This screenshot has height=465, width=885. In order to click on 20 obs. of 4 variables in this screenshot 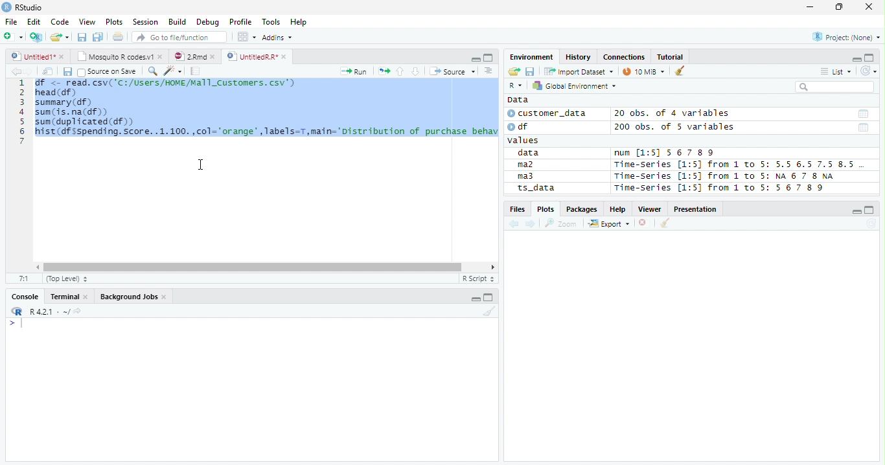, I will do `click(672, 115)`.